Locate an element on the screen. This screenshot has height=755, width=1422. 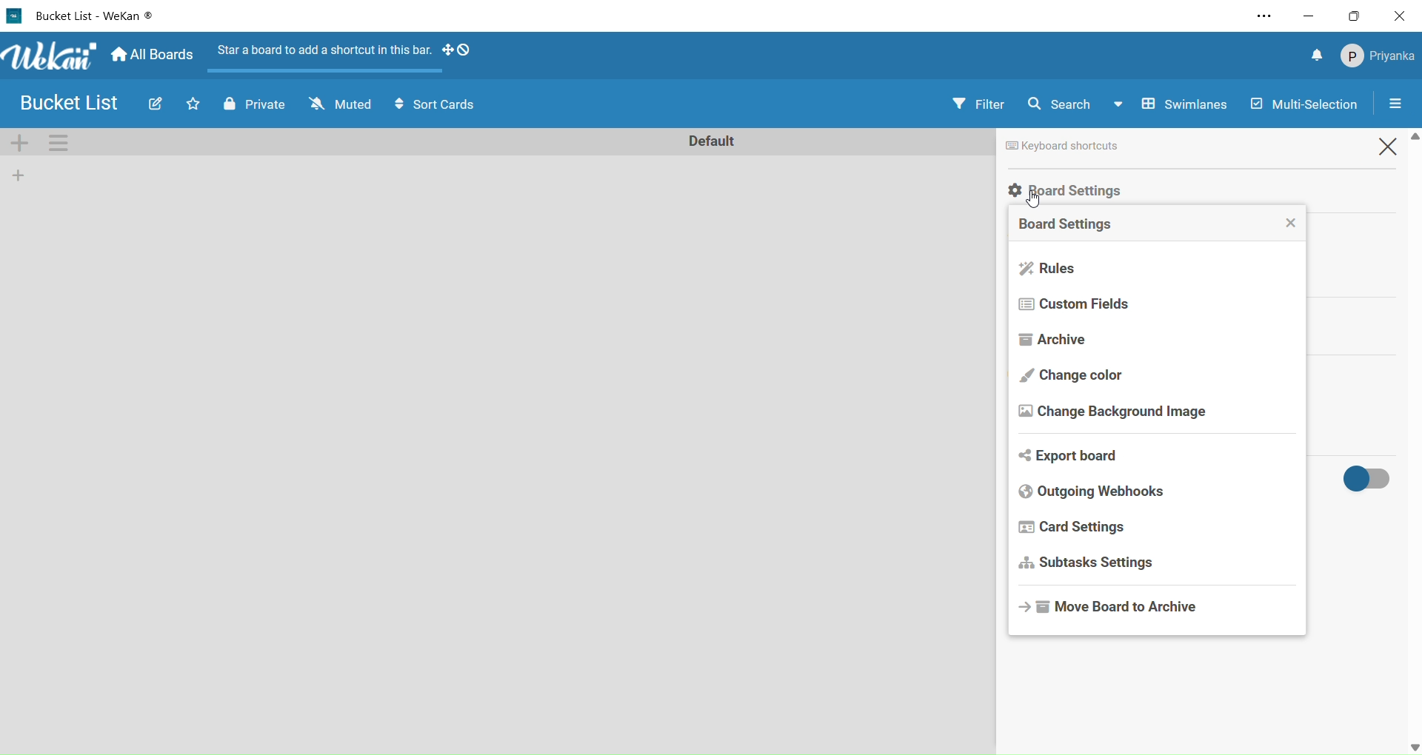
show desktop drag handles is located at coordinates (461, 50).